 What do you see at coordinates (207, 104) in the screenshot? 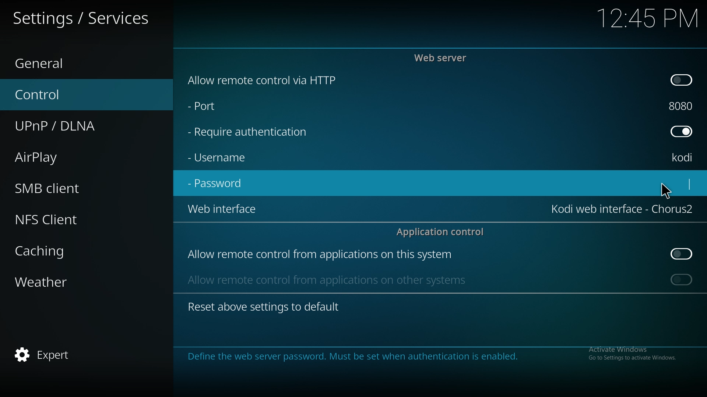
I see `port` at bounding box center [207, 104].